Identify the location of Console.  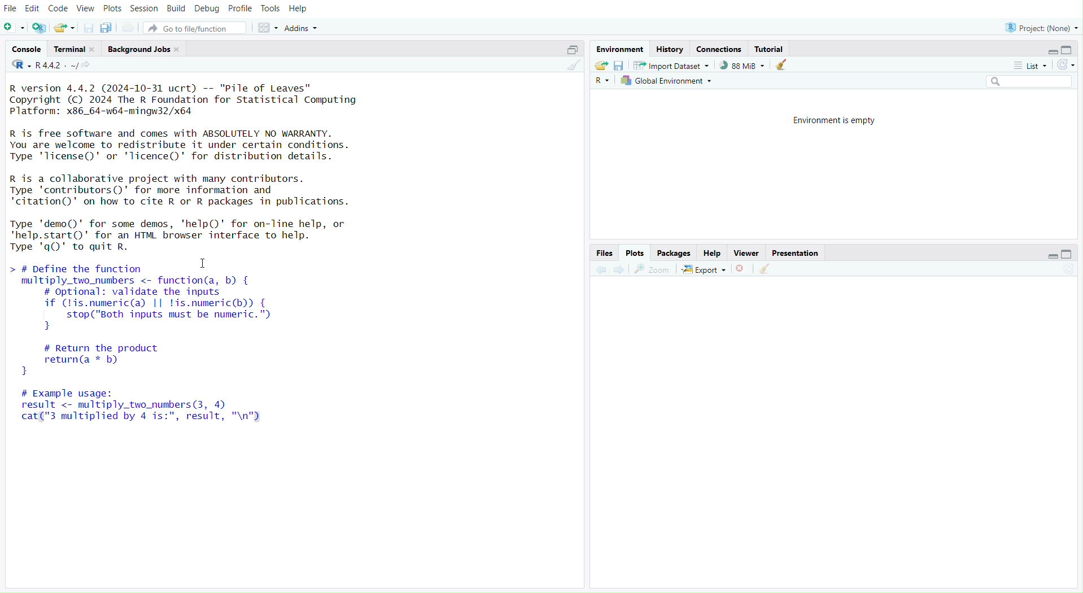
(26, 50).